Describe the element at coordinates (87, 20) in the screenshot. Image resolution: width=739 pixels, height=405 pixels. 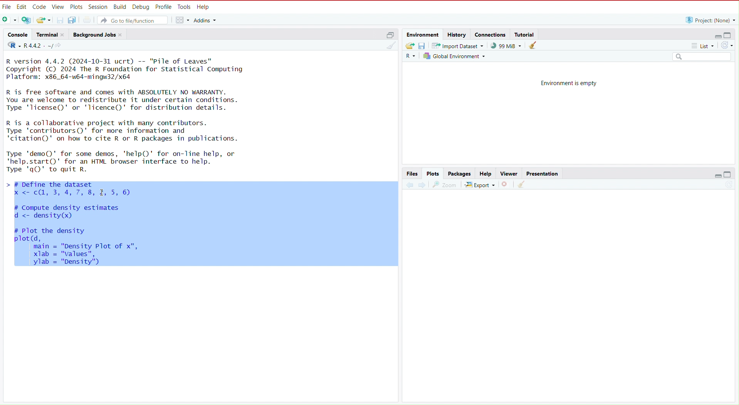
I see `print the current file` at that location.